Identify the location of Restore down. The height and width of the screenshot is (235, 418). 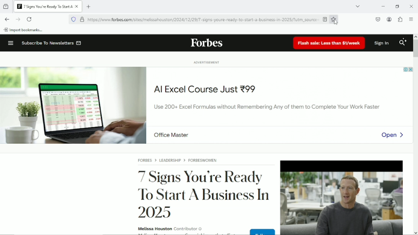
(397, 6).